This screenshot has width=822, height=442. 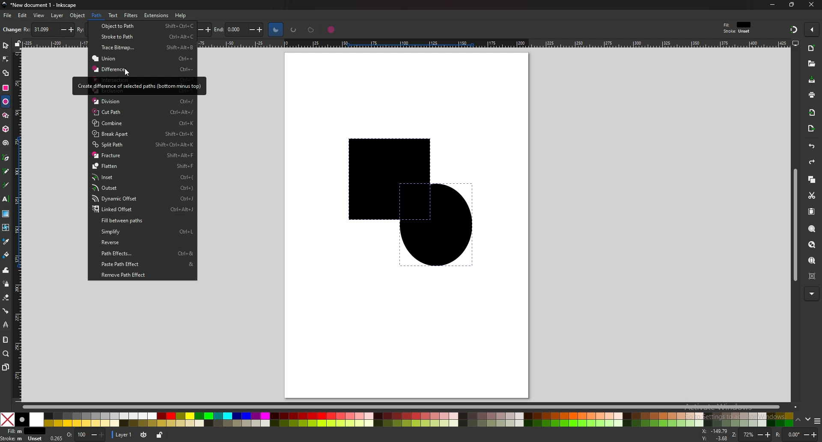 What do you see at coordinates (140, 209) in the screenshot?
I see `Linked Offset` at bounding box center [140, 209].